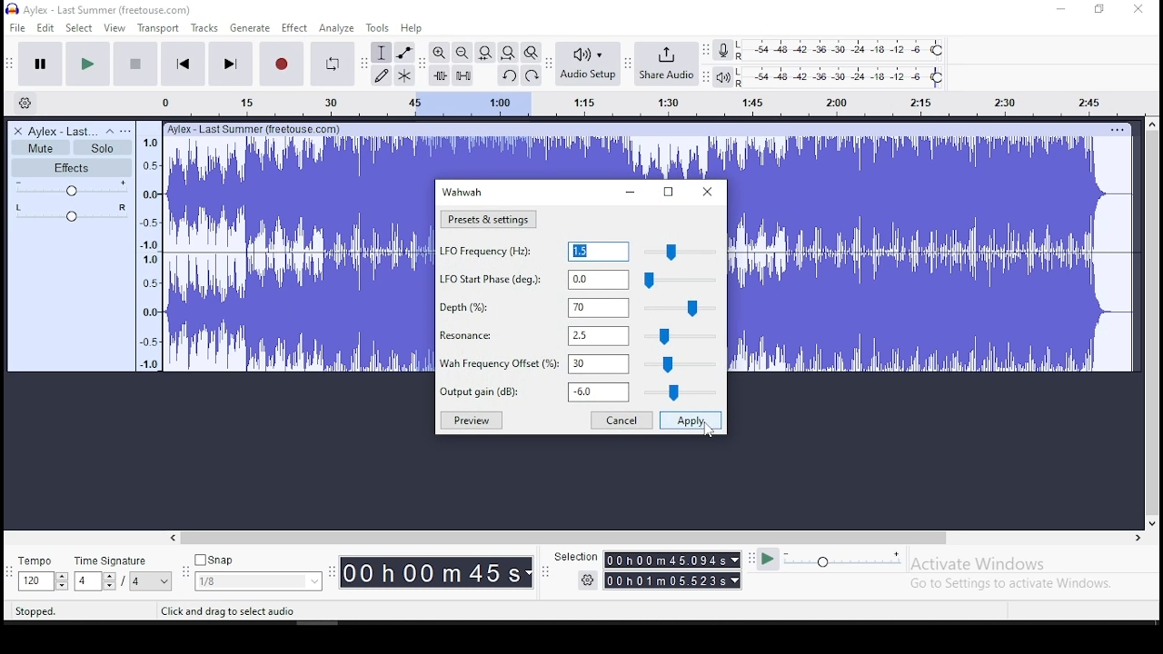 The width and height of the screenshot is (1163, 654). Describe the element at coordinates (680, 336) in the screenshot. I see `resonance slider` at that location.